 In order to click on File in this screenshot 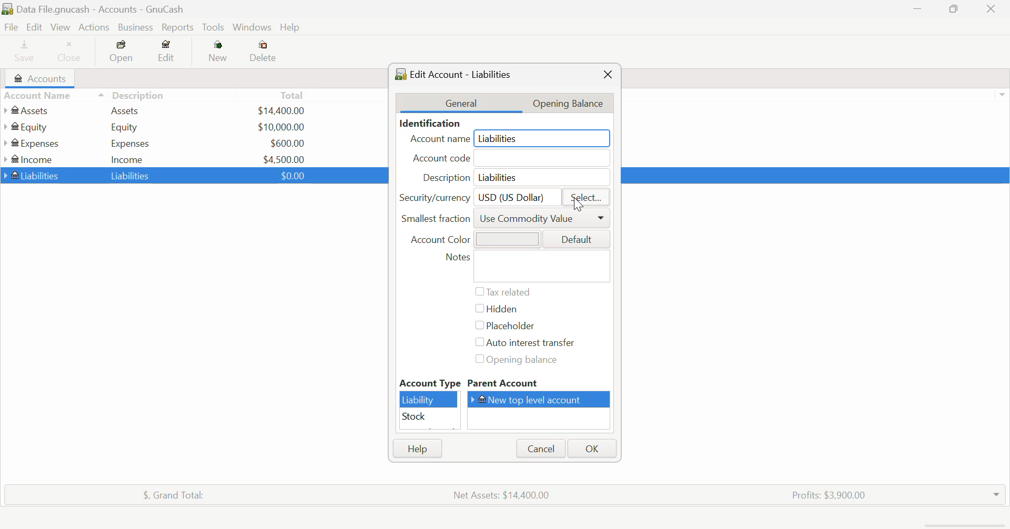, I will do `click(10, 27)`.